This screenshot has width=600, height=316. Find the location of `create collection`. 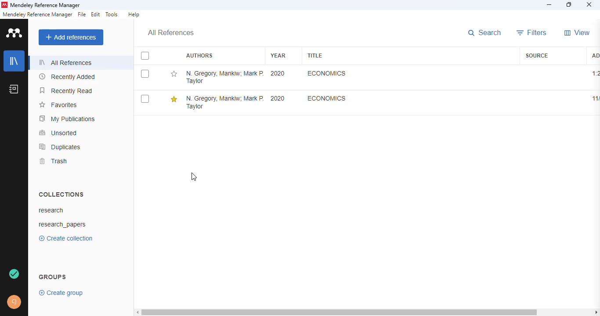

create collection is located at coordinates (66, 238).